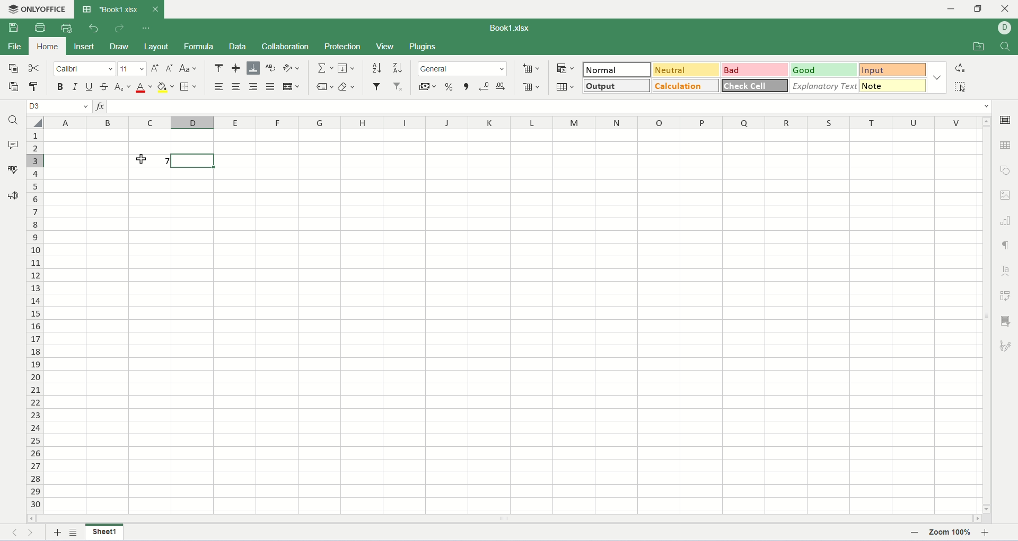  I want to click on slicer settings, so click(1007, 320).